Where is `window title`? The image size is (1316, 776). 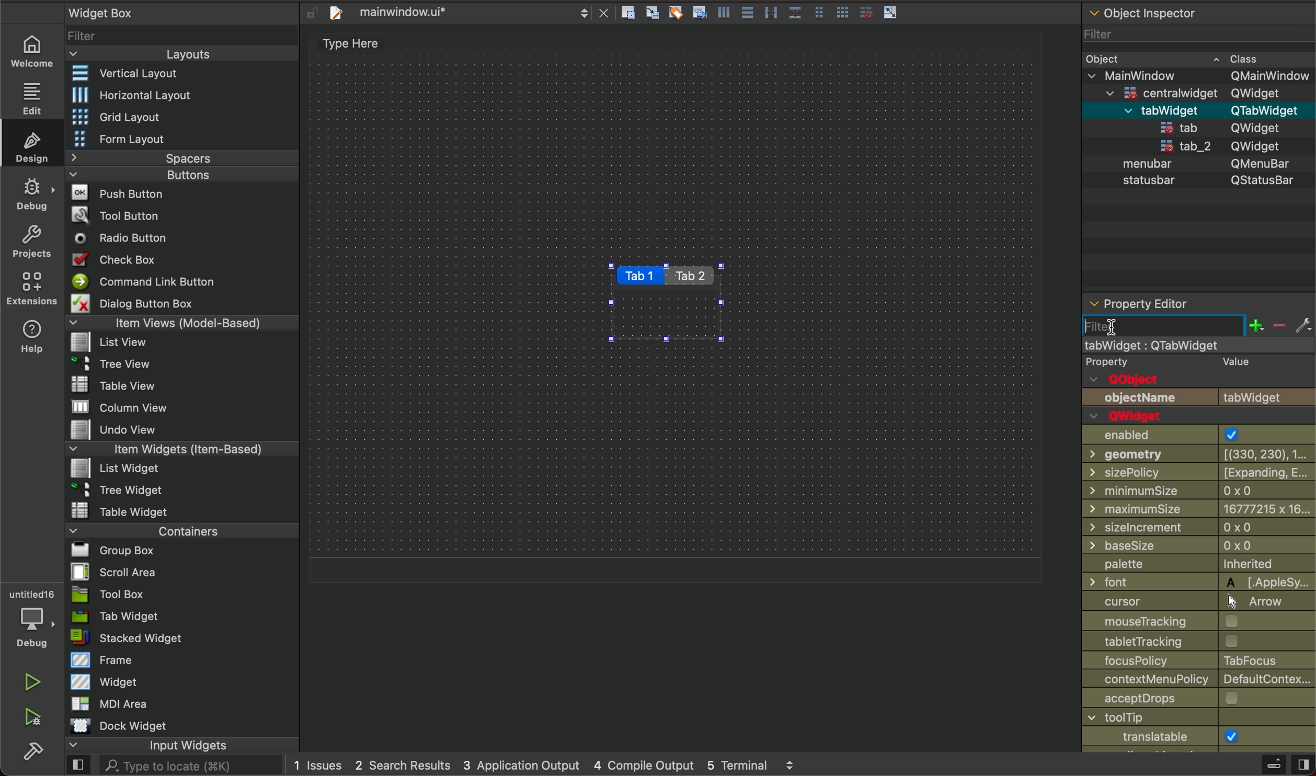
window title is located at coordinates (1200, 717).